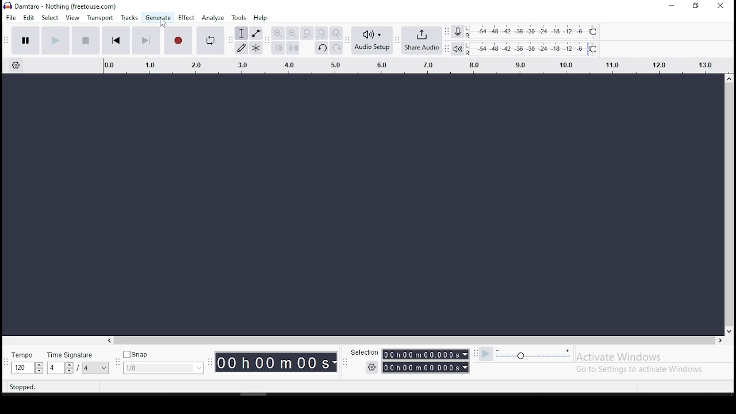 The image size is (736, 414). What do you see at coordinates (64, 6) in the screenshot?
I see `icon and file name` at bounding box center [64, 6].